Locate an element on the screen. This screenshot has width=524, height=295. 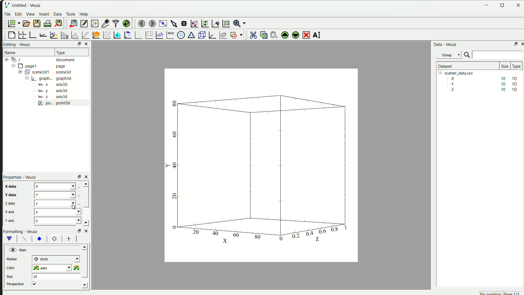
vShape is located at coordinates (10, 239).